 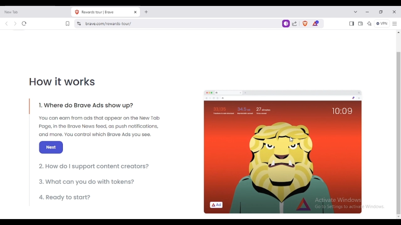 What do you see at coordinates (286, 24) in the screenshot?
I see `open in tor` at bounding box center [286, 24].